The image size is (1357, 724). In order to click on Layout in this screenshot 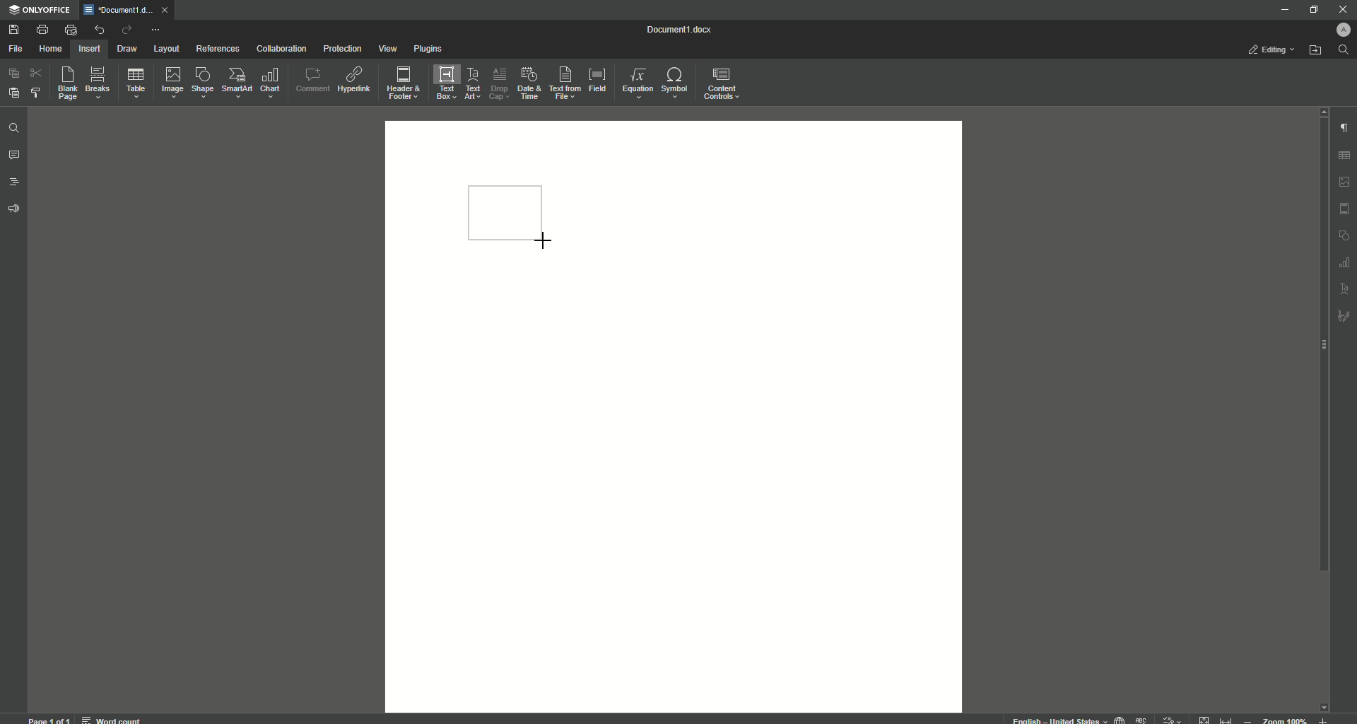, I will do `click(166, 49)`.